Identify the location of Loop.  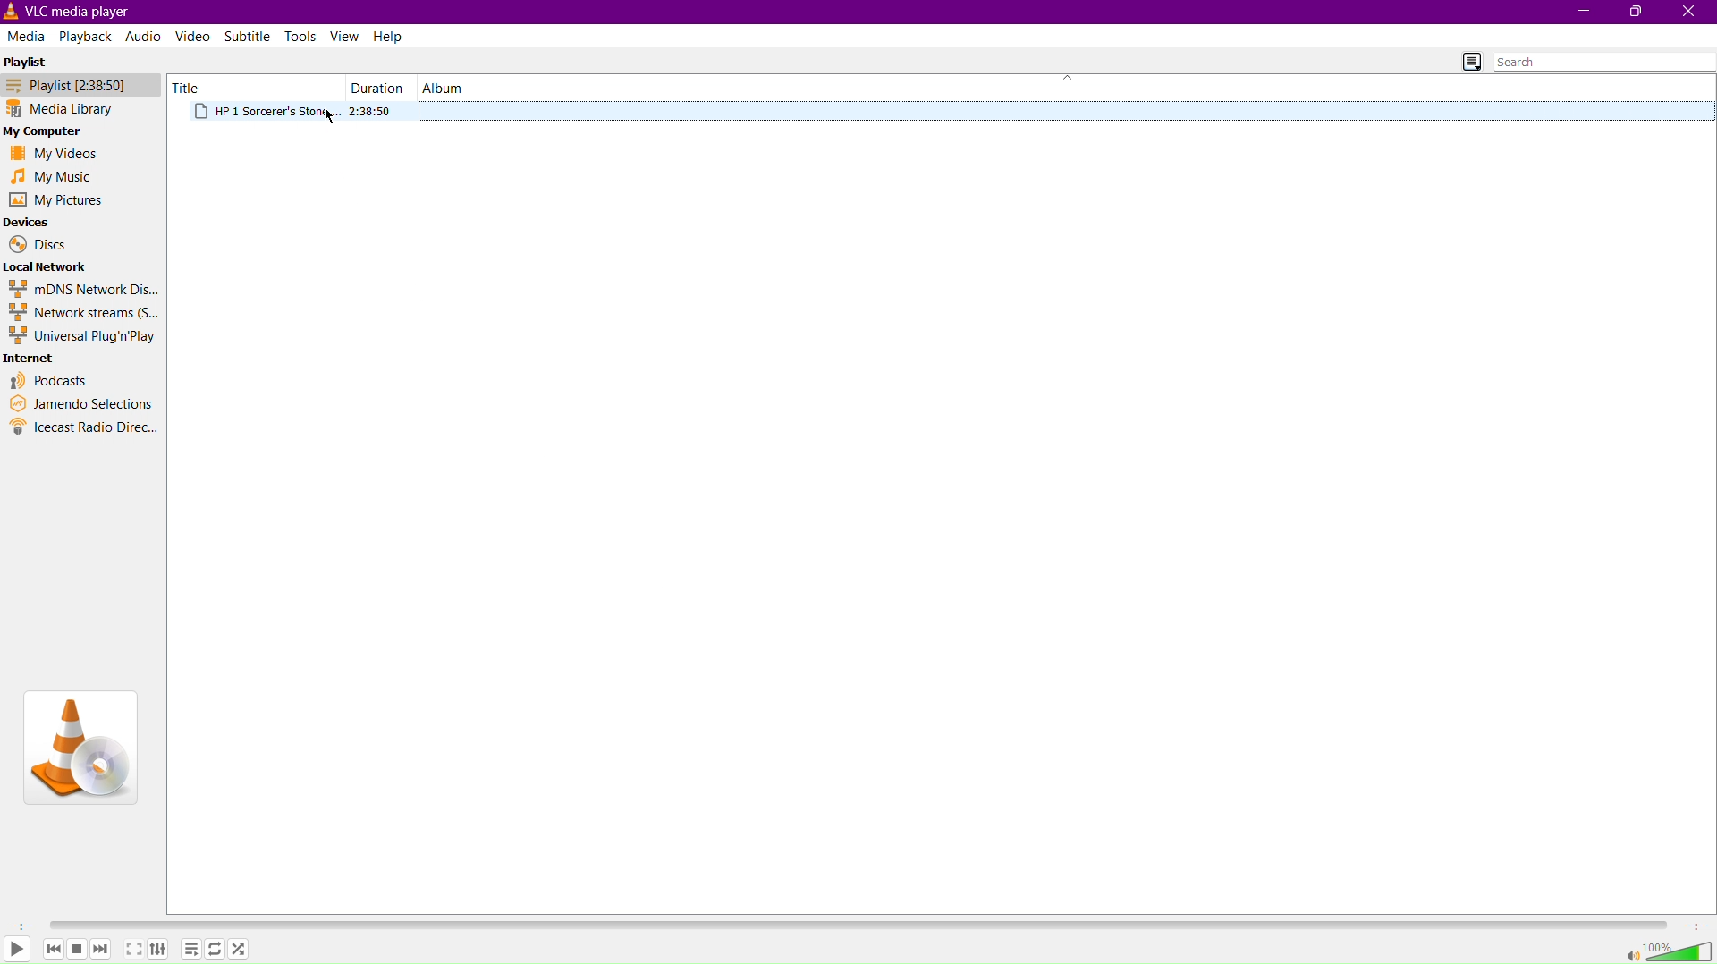
(217, 947).